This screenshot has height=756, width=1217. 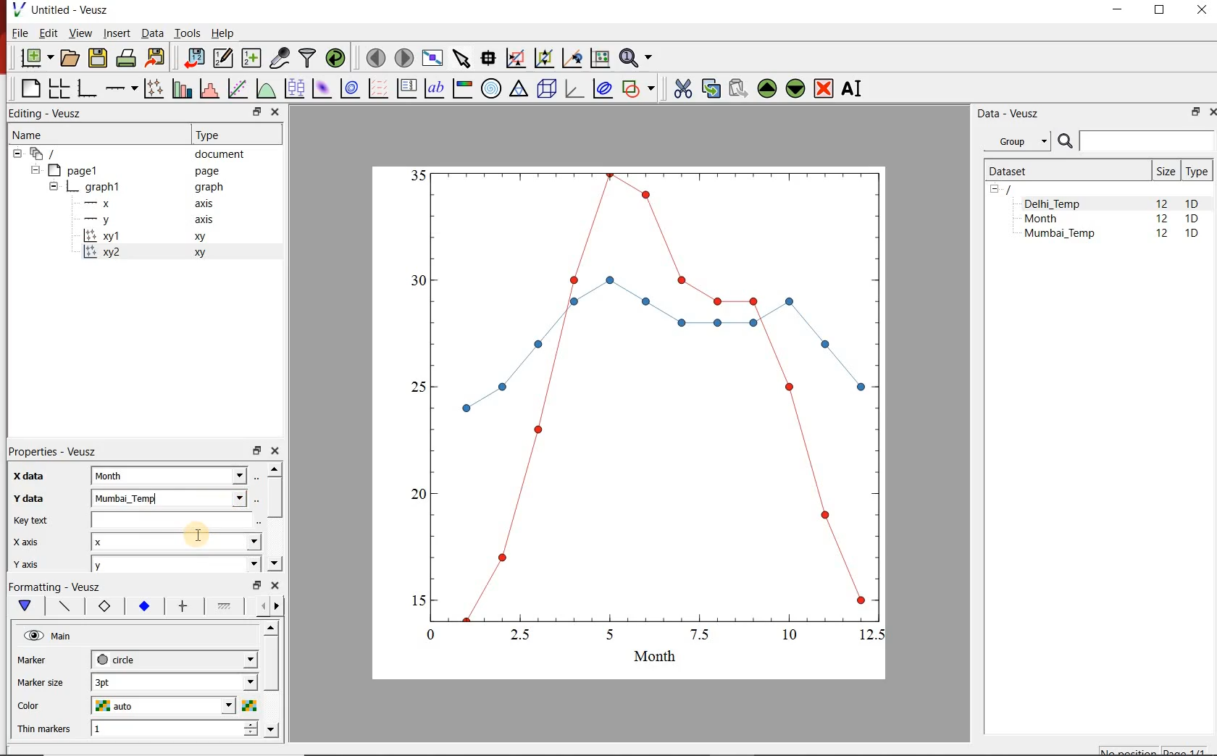 I want to click on scrollbar, so click(x=274, y=517).